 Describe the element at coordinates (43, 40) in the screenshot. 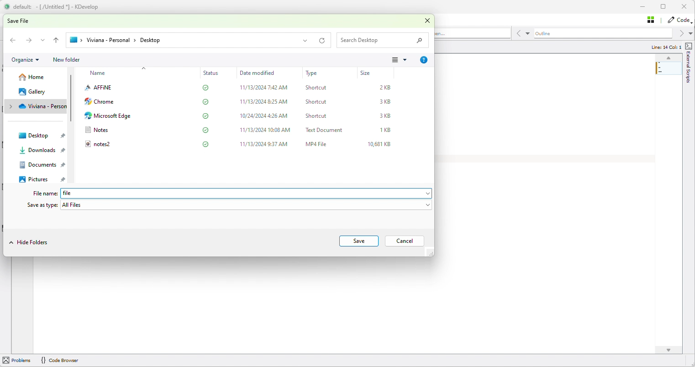

I see `expand` at that location.